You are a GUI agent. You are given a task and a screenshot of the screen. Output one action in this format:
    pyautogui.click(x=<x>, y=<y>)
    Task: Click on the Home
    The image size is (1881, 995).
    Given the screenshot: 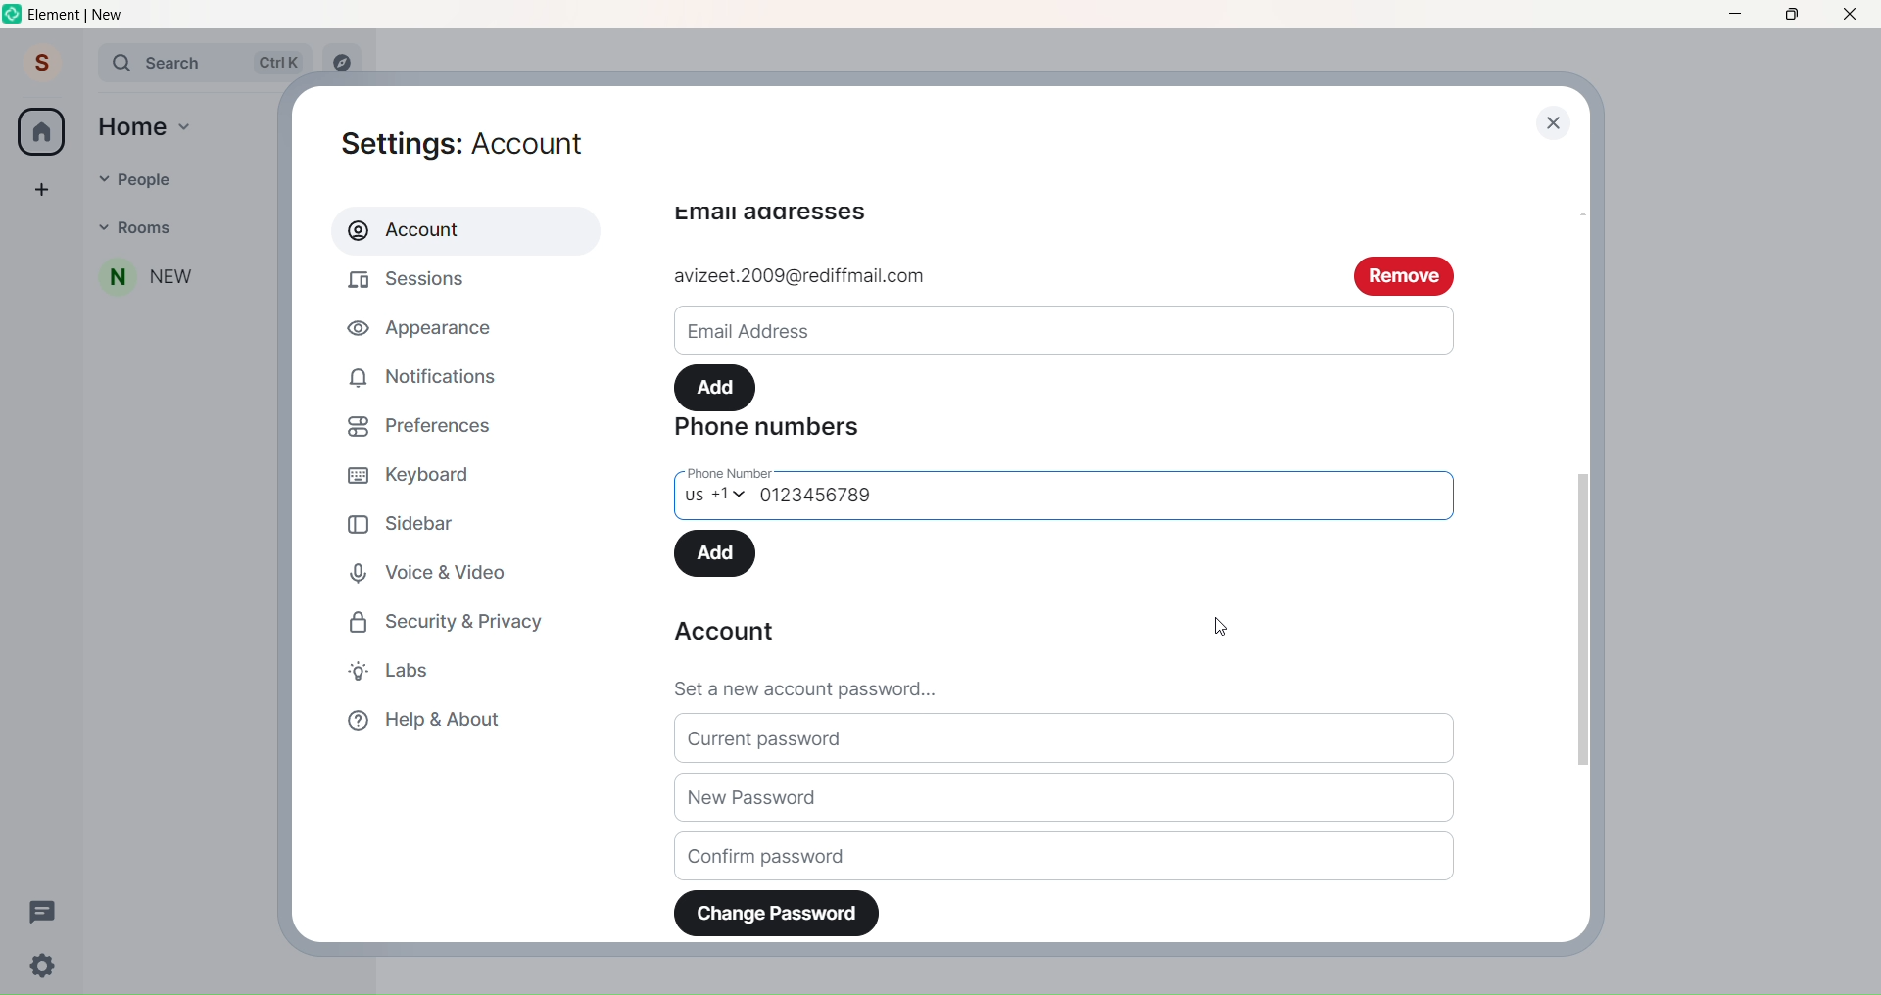 What is the action you would take?
    pyautogui.click(x=133, y=125)
    